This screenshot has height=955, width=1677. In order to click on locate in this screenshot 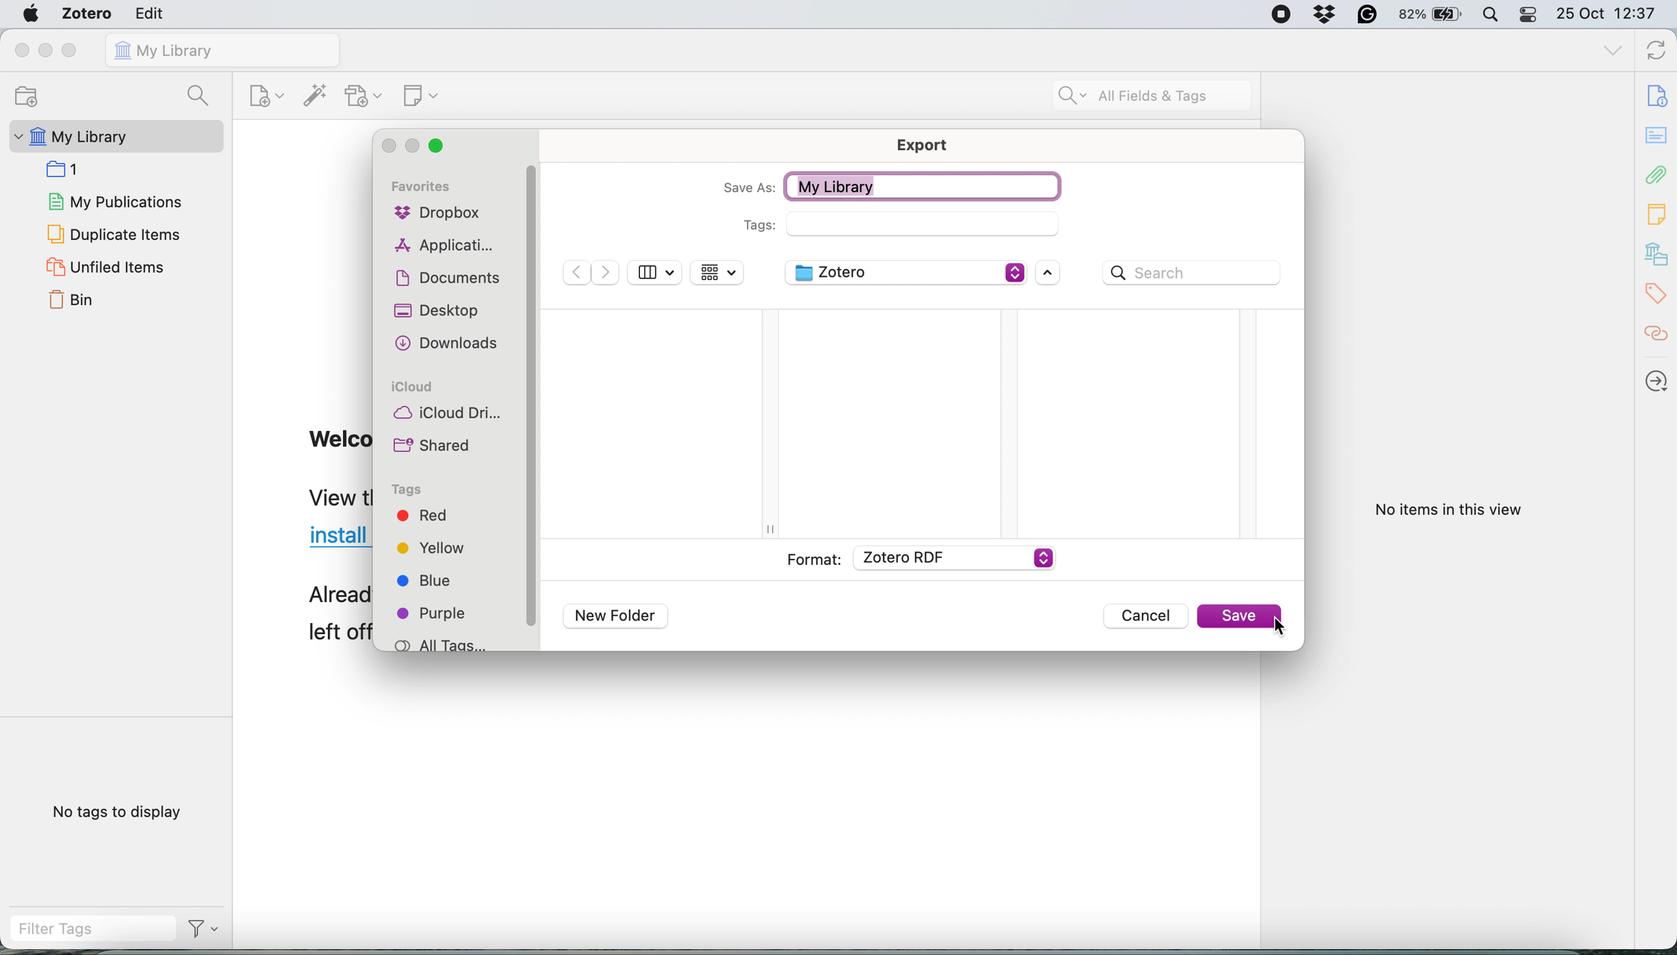, I will do `click(1659, 383)`.